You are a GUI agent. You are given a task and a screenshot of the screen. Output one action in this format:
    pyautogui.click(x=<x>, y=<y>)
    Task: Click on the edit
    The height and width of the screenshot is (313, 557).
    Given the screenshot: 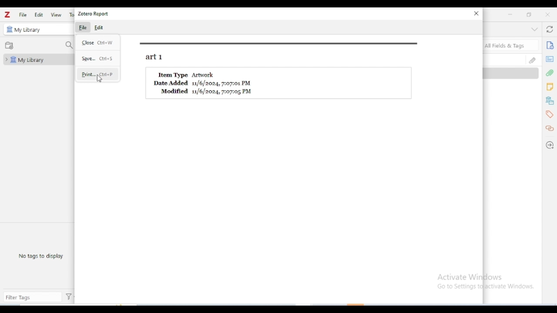 What is the action you would take?
    pyautogui.click(x=39, y=14)
    